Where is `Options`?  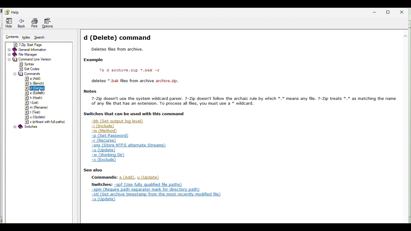 Options is located at coordinates (49, 23).